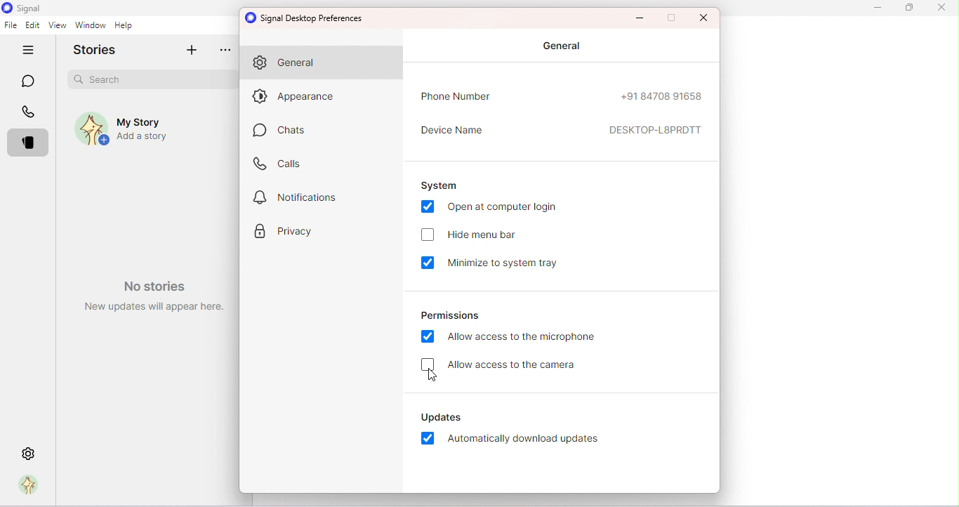 The width and height of the screenshot is (959, 507). What do you see at coordinates (476, 235) in the screenshot?
I see `Hide menu bar` at bounding box center [476, 235].